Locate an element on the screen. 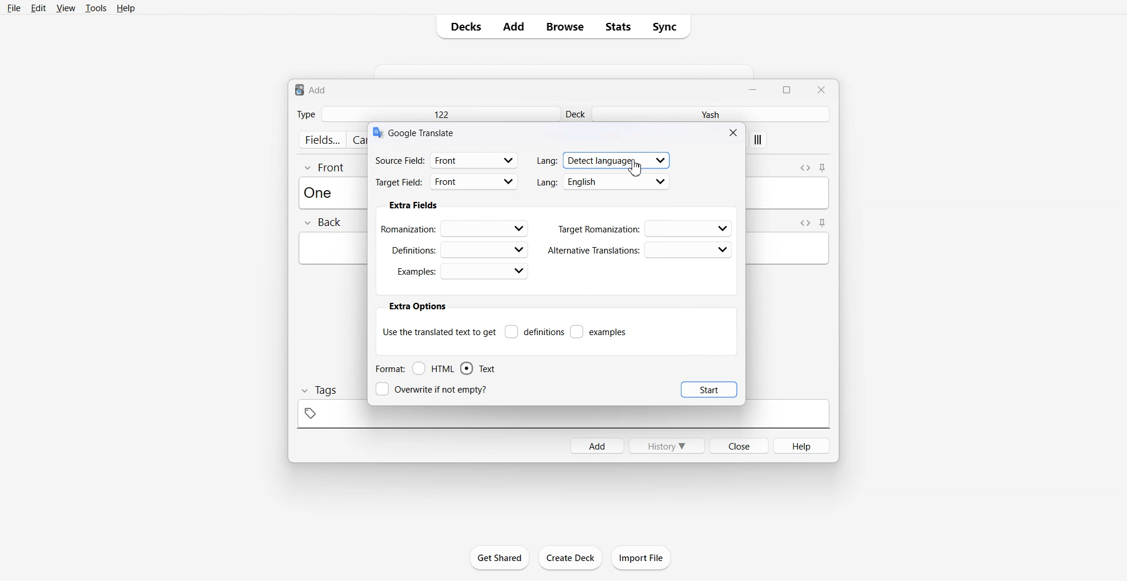 The height and width of the screenshot is (581, 1127). Front is located at coordinates (325, 167).